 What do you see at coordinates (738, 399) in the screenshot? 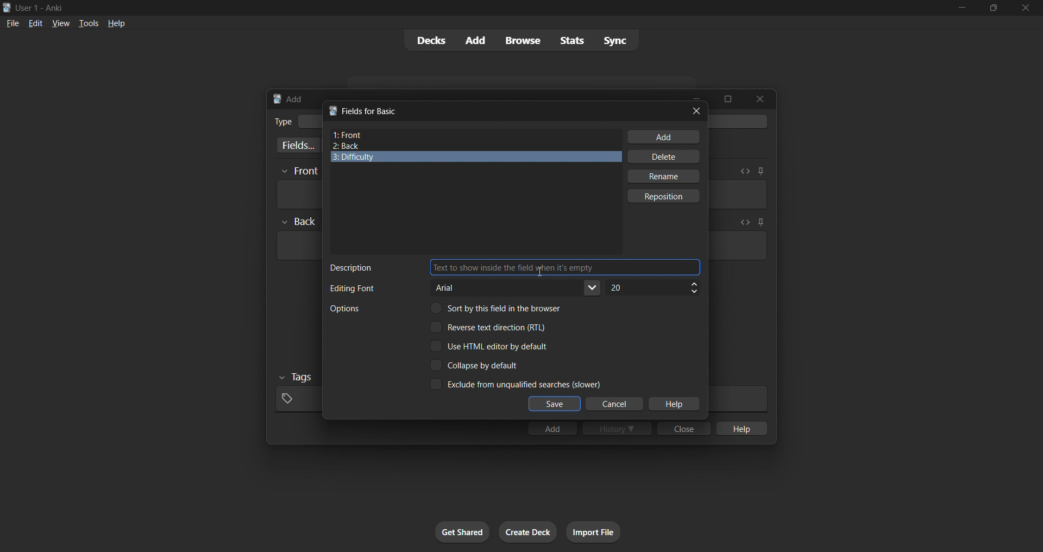
I see `Card tags input` at bounding box center [738, 399].